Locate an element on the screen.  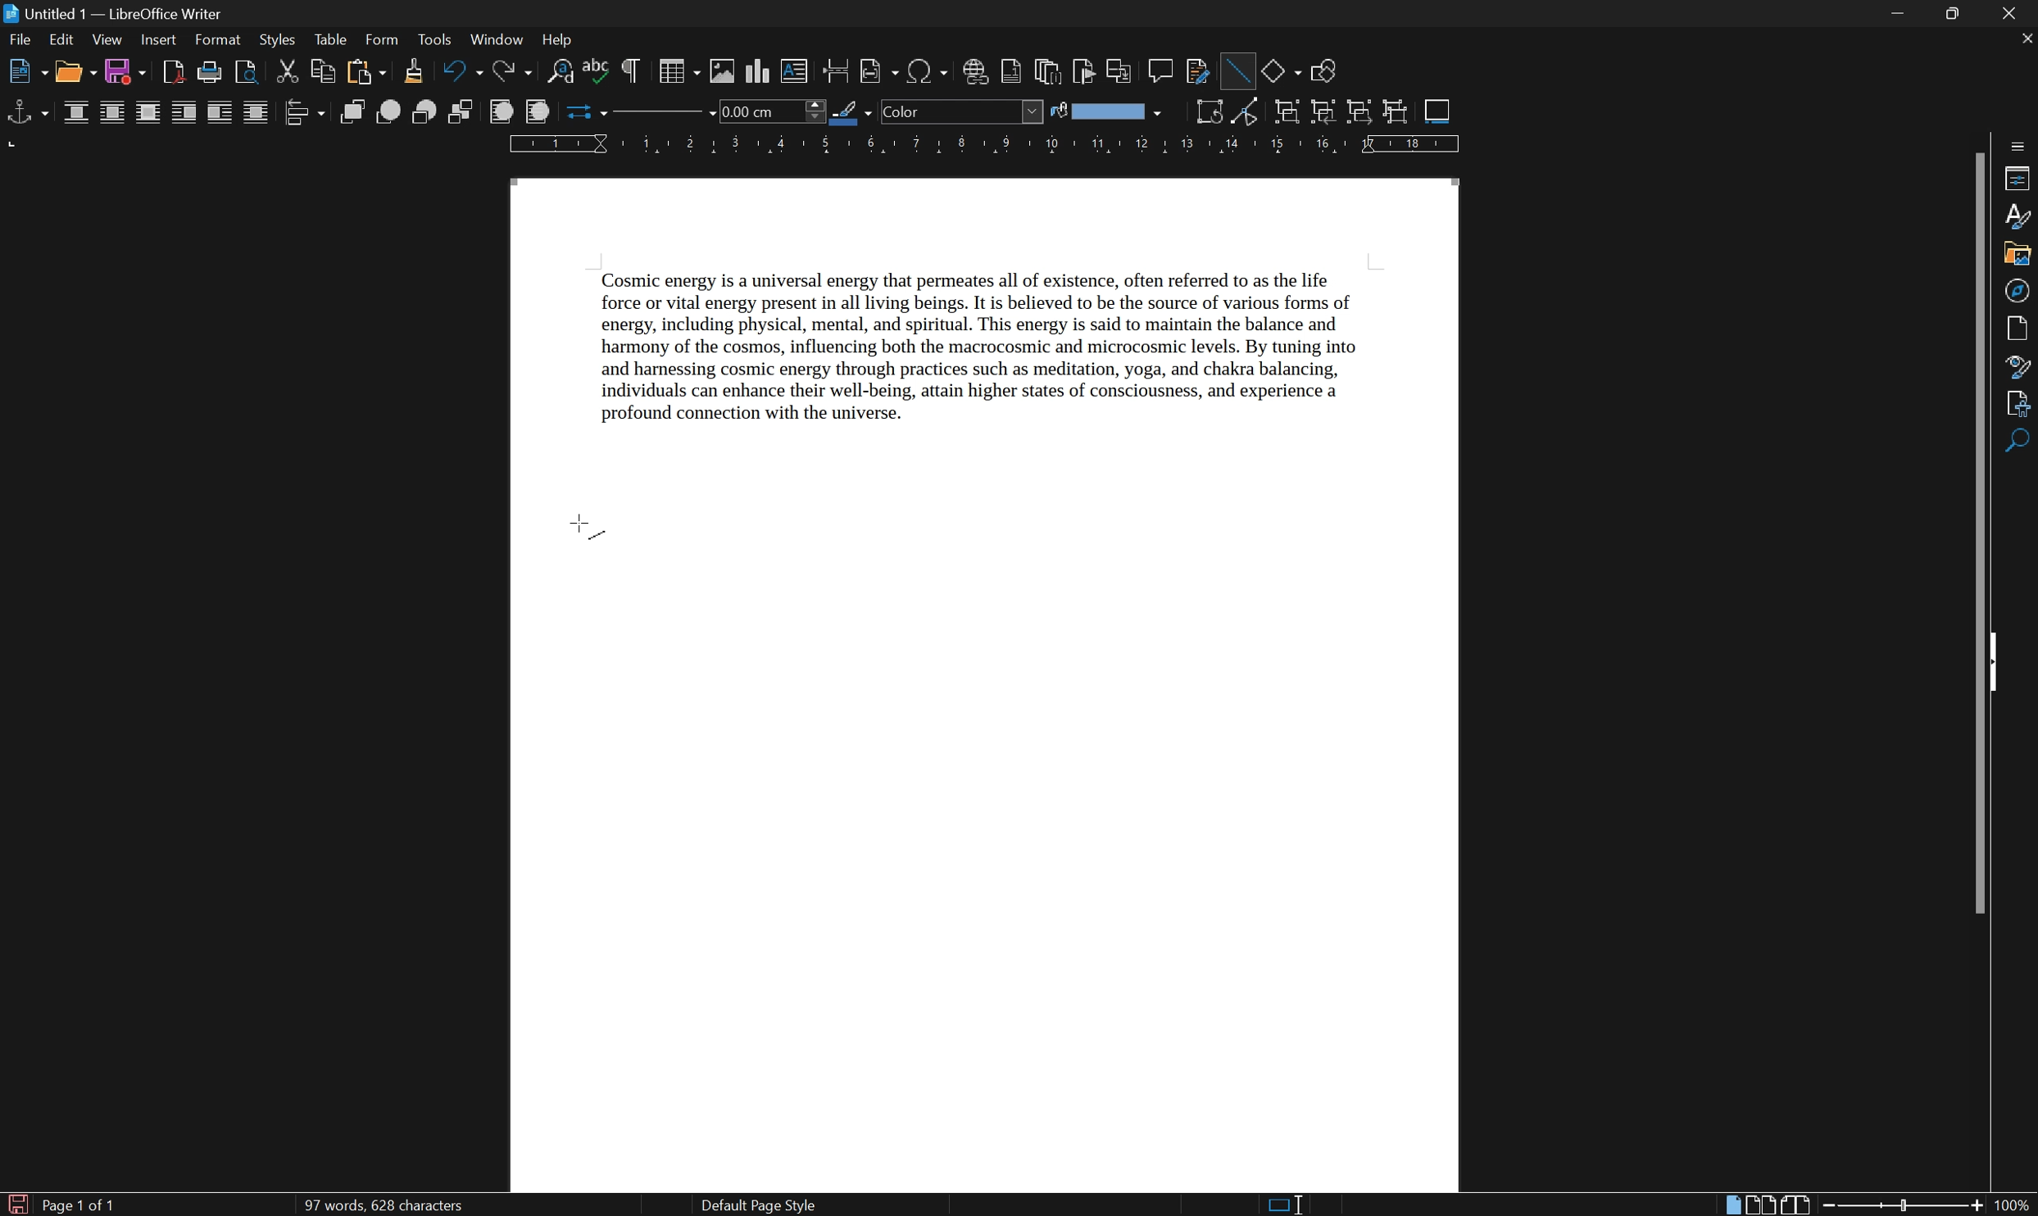
line style is located at coordinates (655, 116).